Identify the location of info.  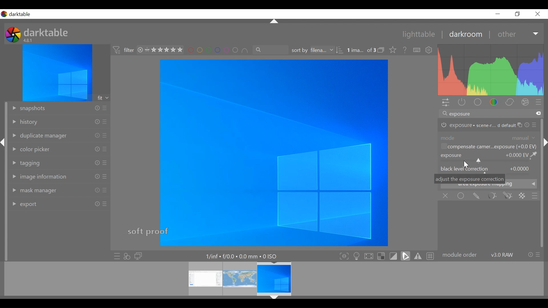
(97, 122).